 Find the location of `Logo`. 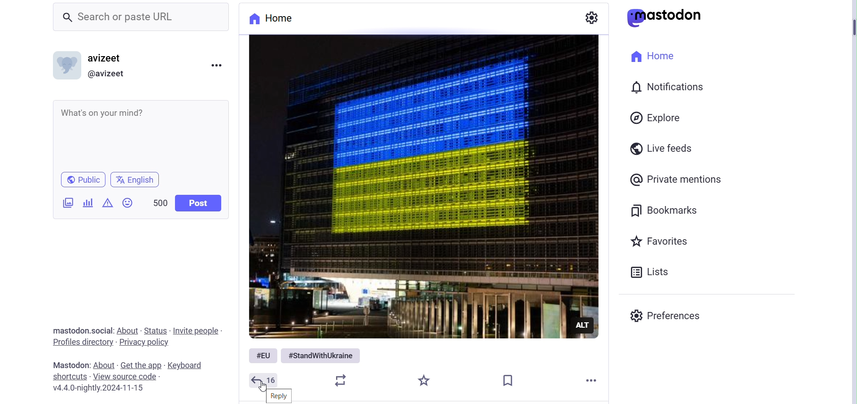

Logo is located at coordinates (667, 18).